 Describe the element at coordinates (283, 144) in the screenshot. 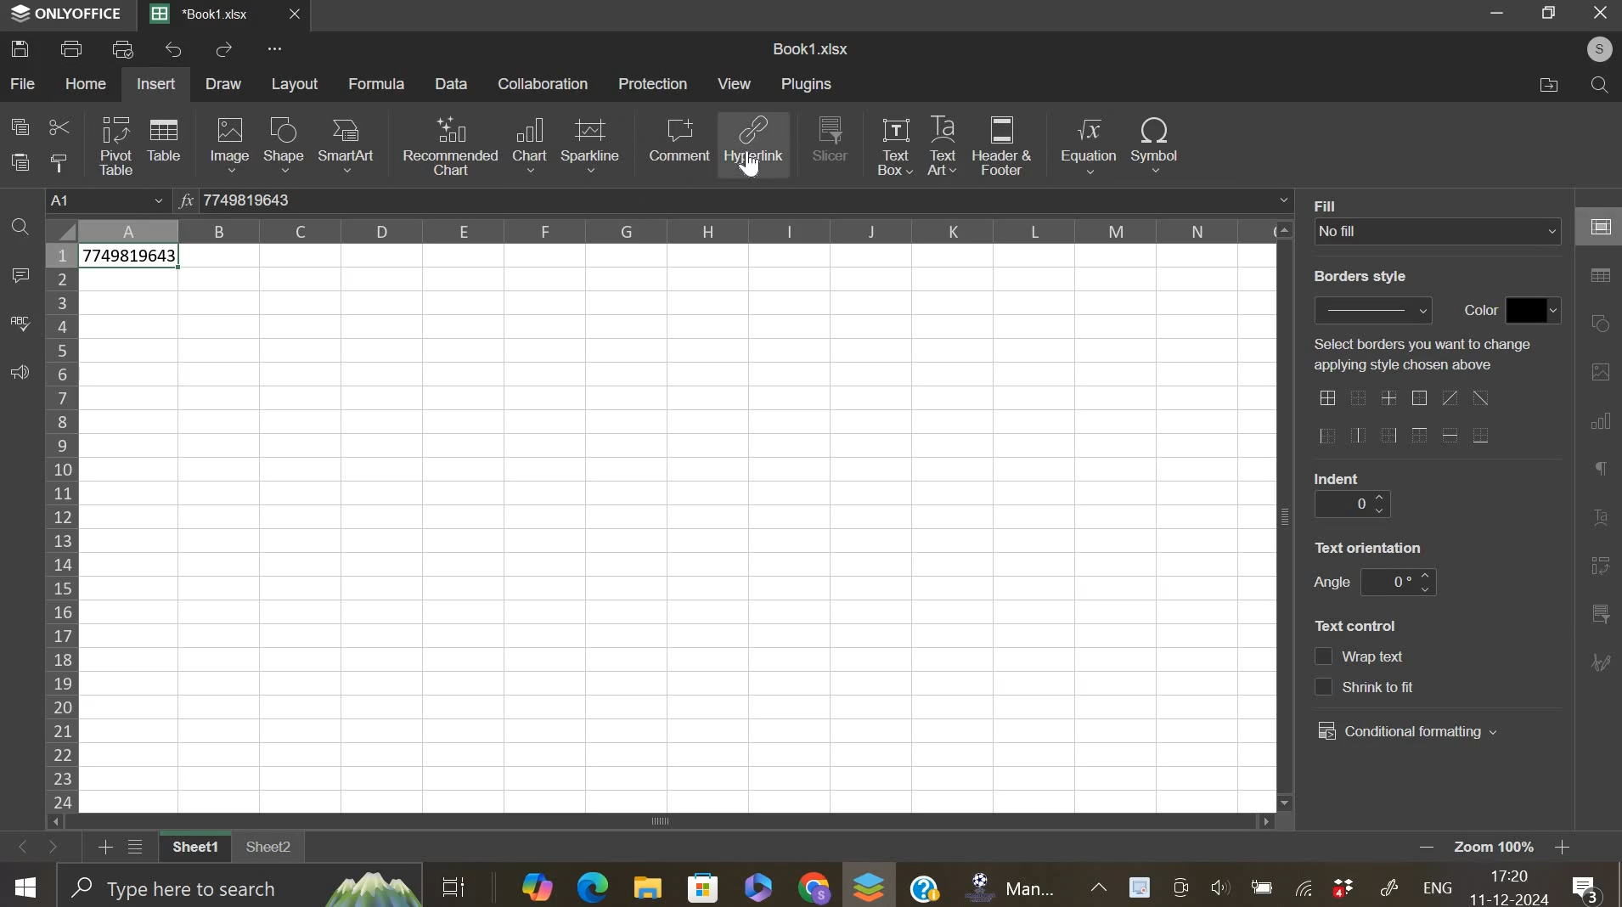

I see `shape` at that location.